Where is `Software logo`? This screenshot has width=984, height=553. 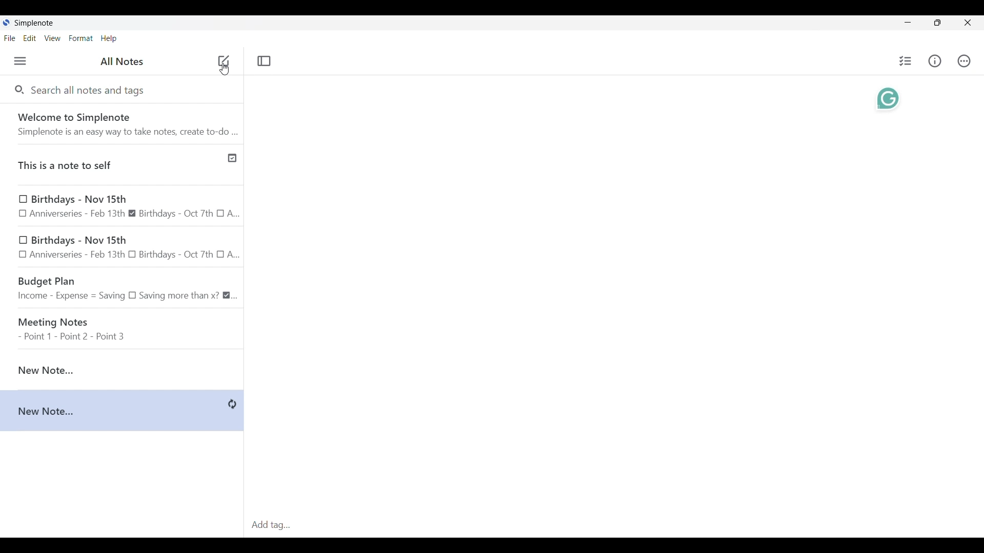
Software logo is located at coordinates (7, 23).